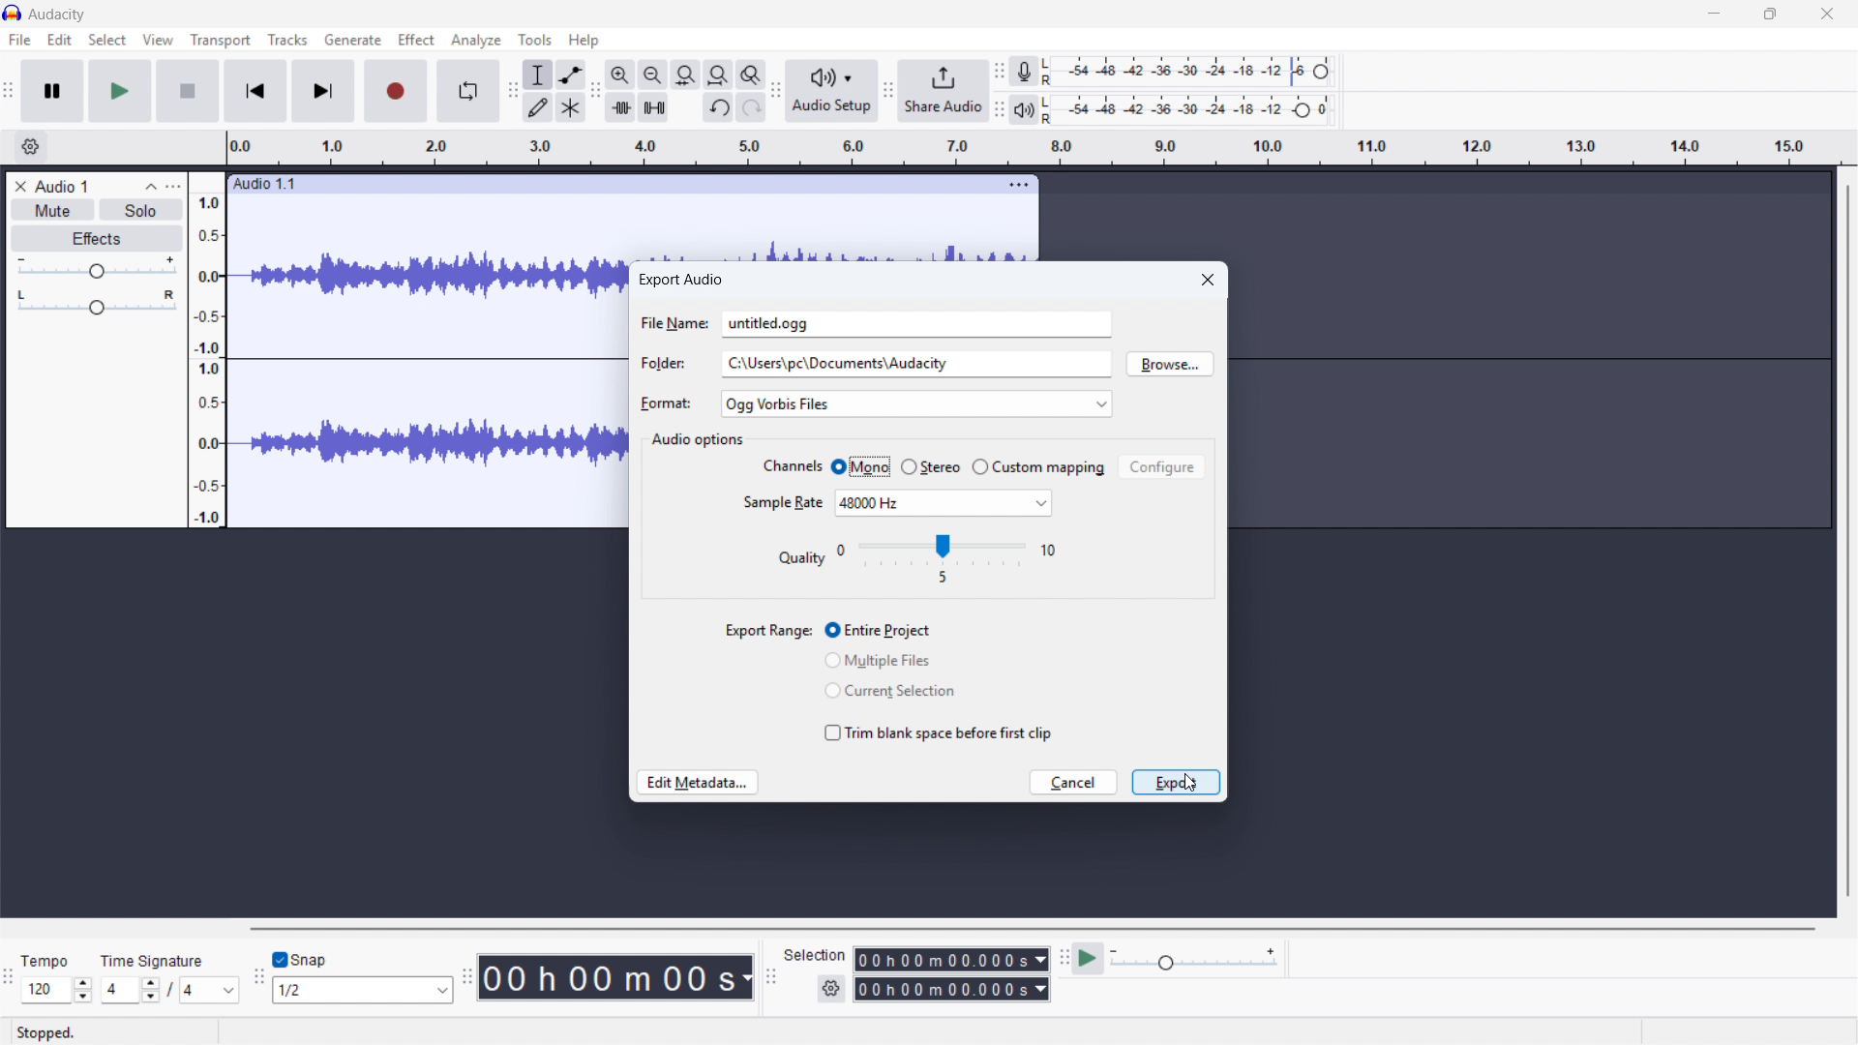 This screenshot has width=1858, height=1045. What do you see at coordinates (571, 107) in the screenshot?
I see `Multi - tool ` at bounding box center [571, 107].